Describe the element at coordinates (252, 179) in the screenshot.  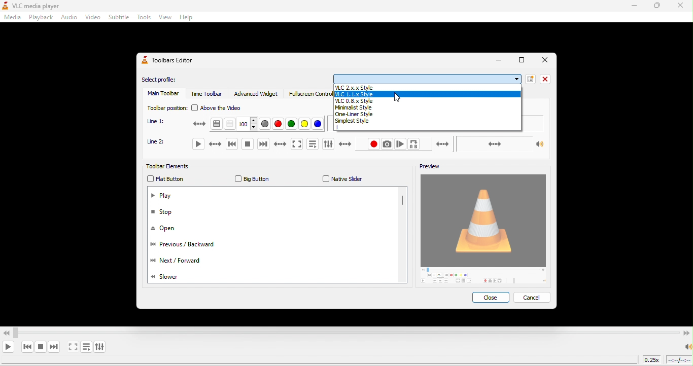
I see `big button` at that location.